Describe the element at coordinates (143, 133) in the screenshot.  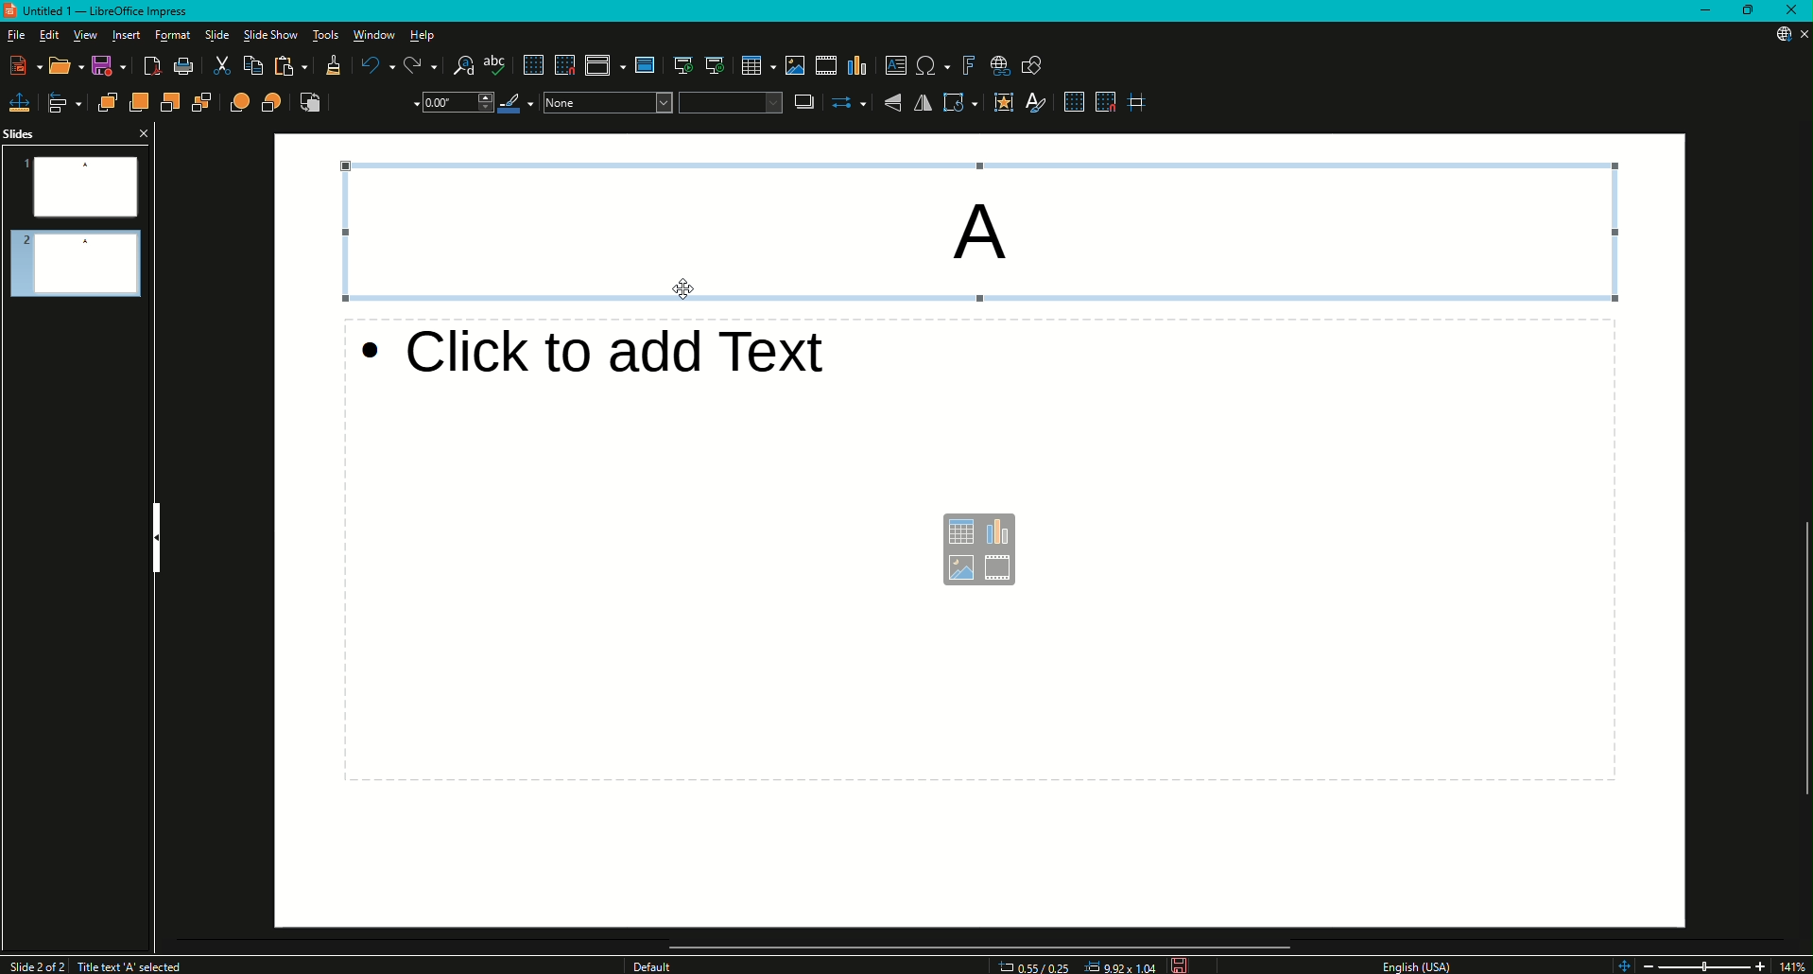
I see `Close` at that location.